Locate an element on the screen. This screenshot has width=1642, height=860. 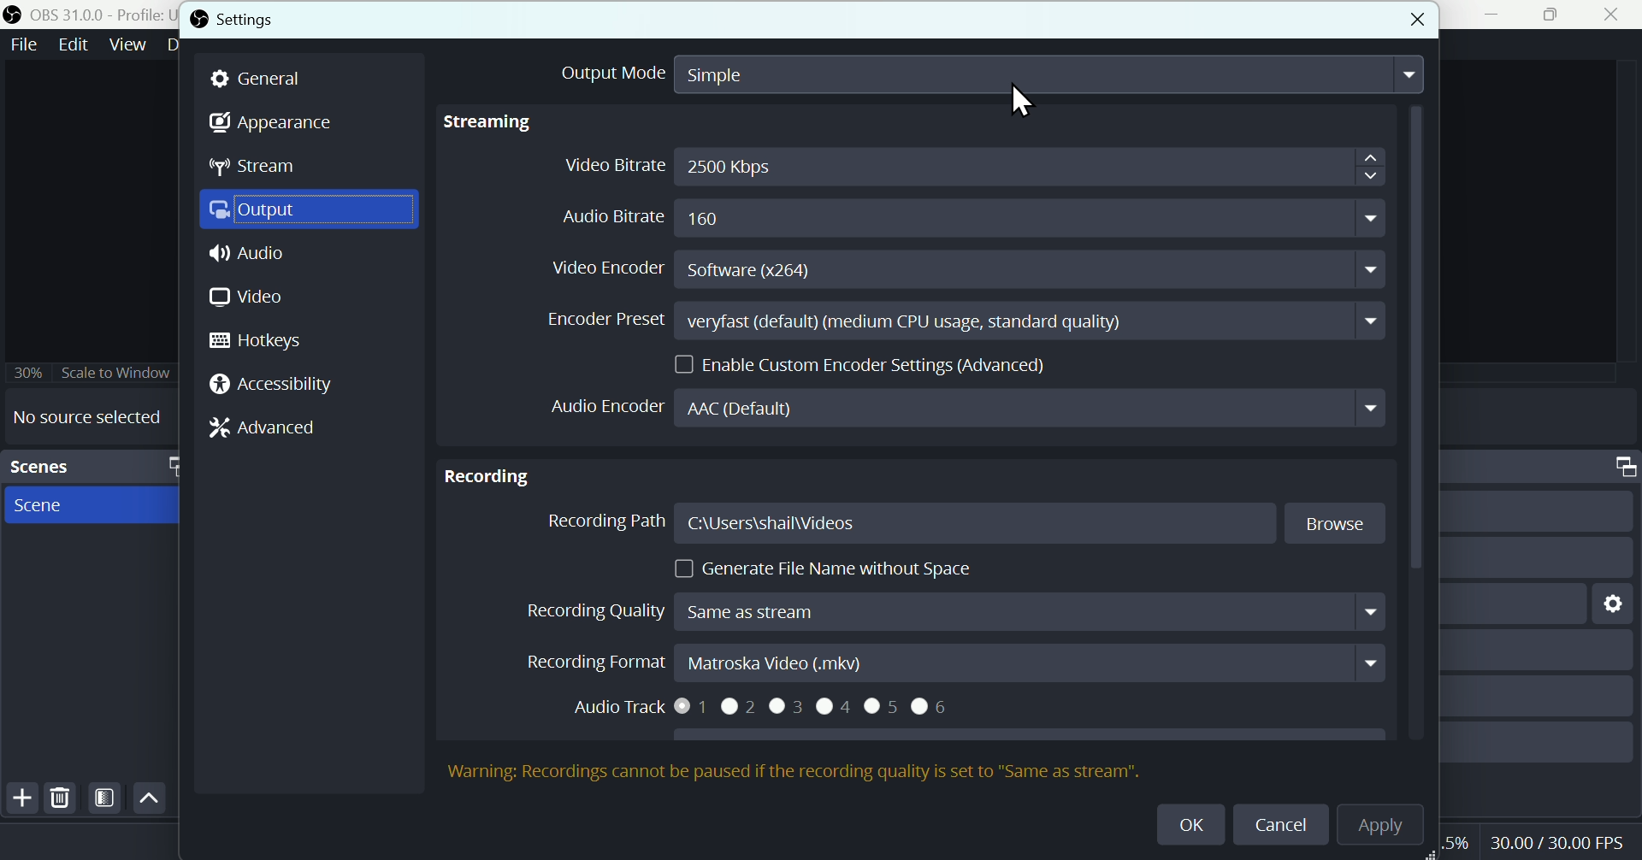
Audio encoder is located at coordinates (954, 409).